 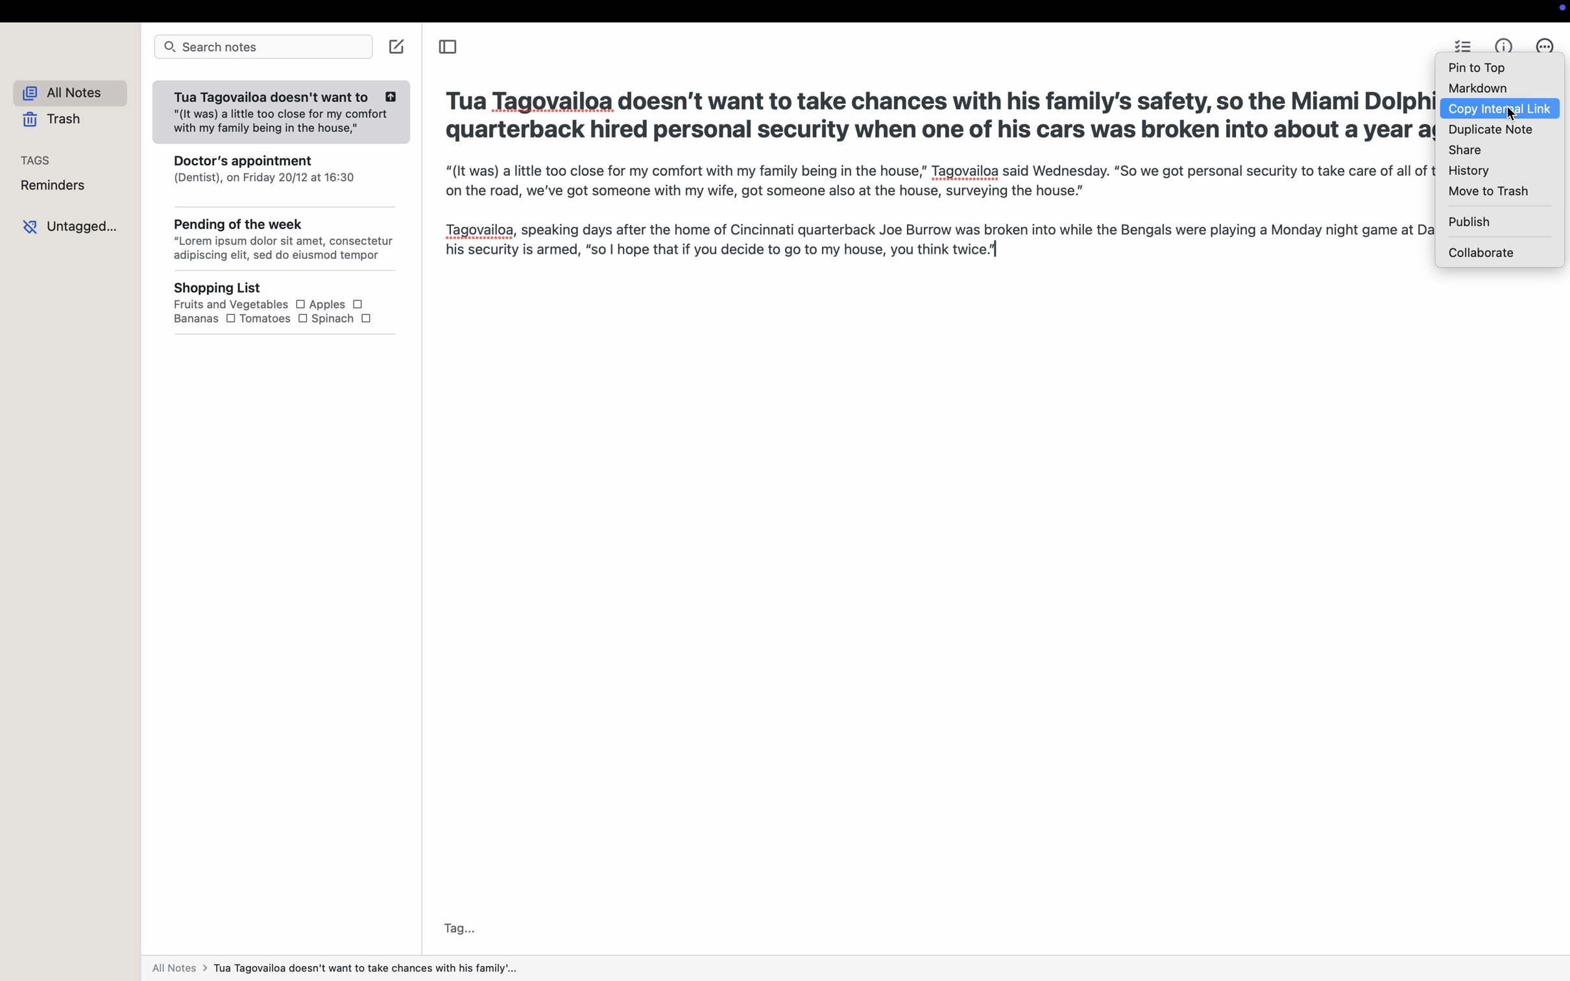 What do you see at coordinates (1549, 47) in the screenshot?
I see `click on more options` at bounding box center [1549, 47].